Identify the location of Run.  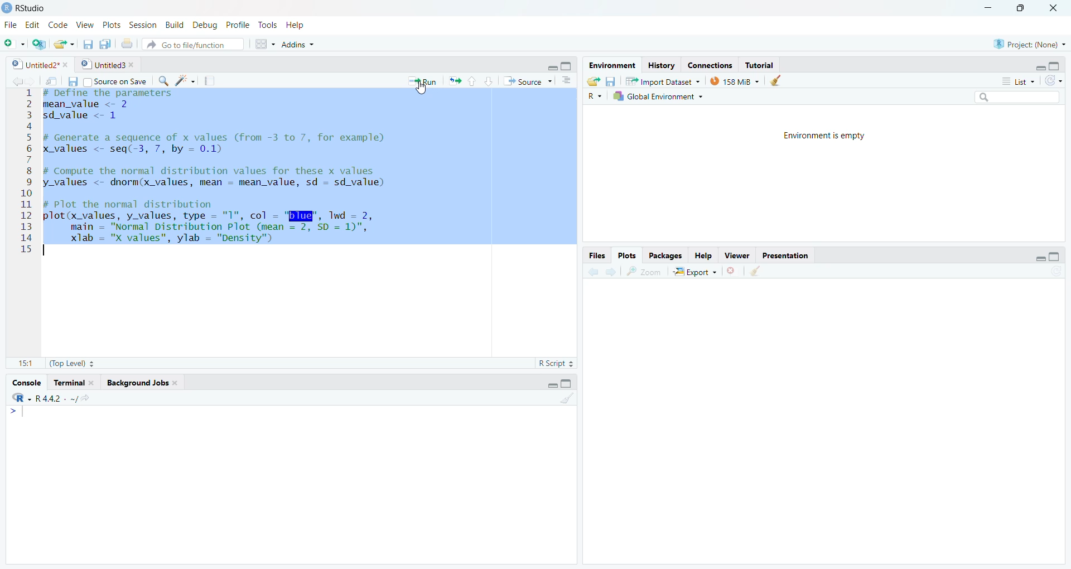
(421, 81).